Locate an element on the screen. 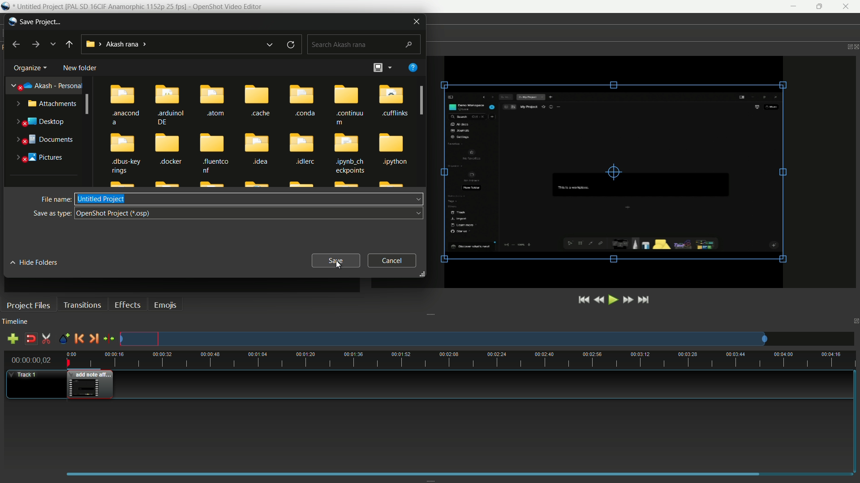 The image size is (860, 483). jump to end is located at coordinates (644, 299).